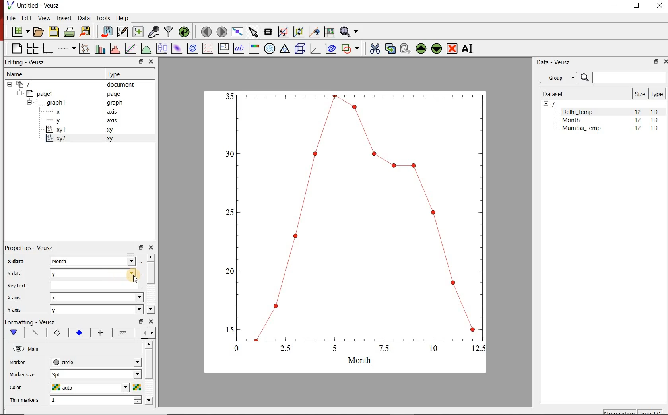 This screenshot has height=415, width=668. What do you see at coordinates (100, 333) in the screenshot?
I see `major ticks` at bounding box center [100, 333].